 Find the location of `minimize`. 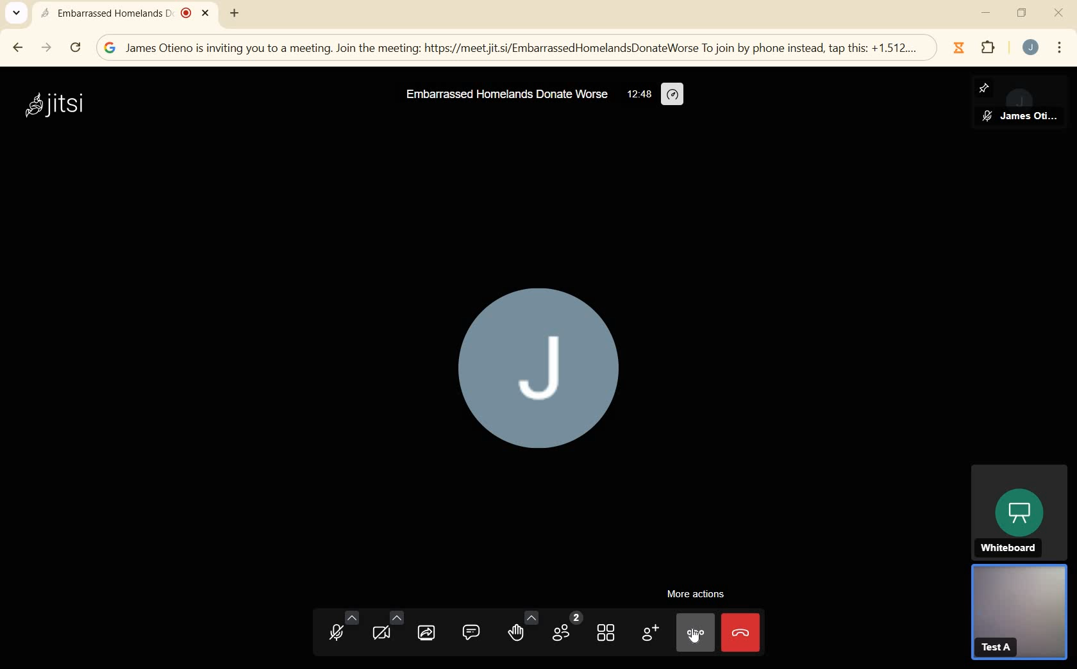

minimize is located at coordinates (985, 12).